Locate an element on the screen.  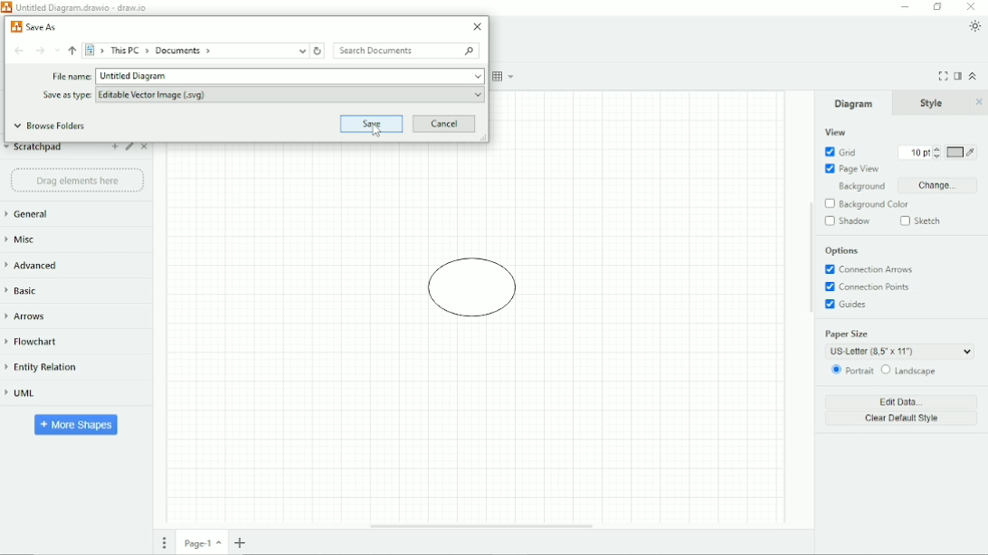
More Shapes is located at coordinates (77, 424).